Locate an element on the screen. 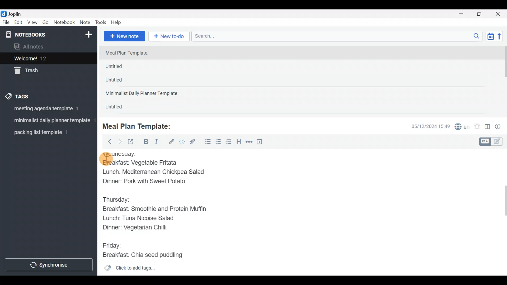  Reverse sort is located at coordinates (502, 38).